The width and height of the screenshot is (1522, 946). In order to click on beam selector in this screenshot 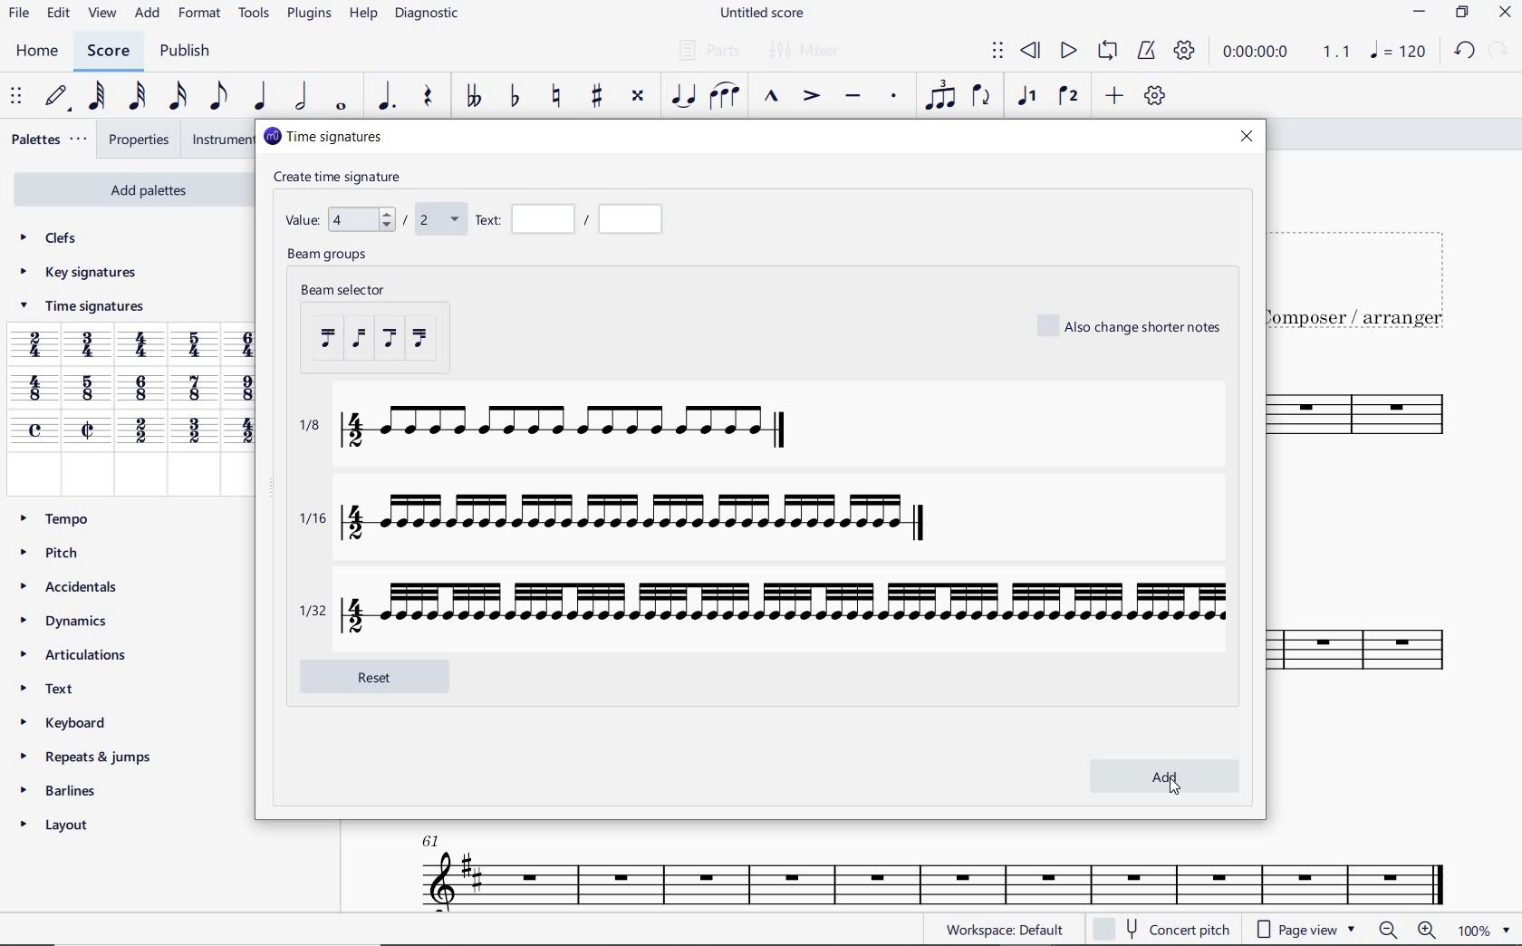, I will do `click(406, 327)`.